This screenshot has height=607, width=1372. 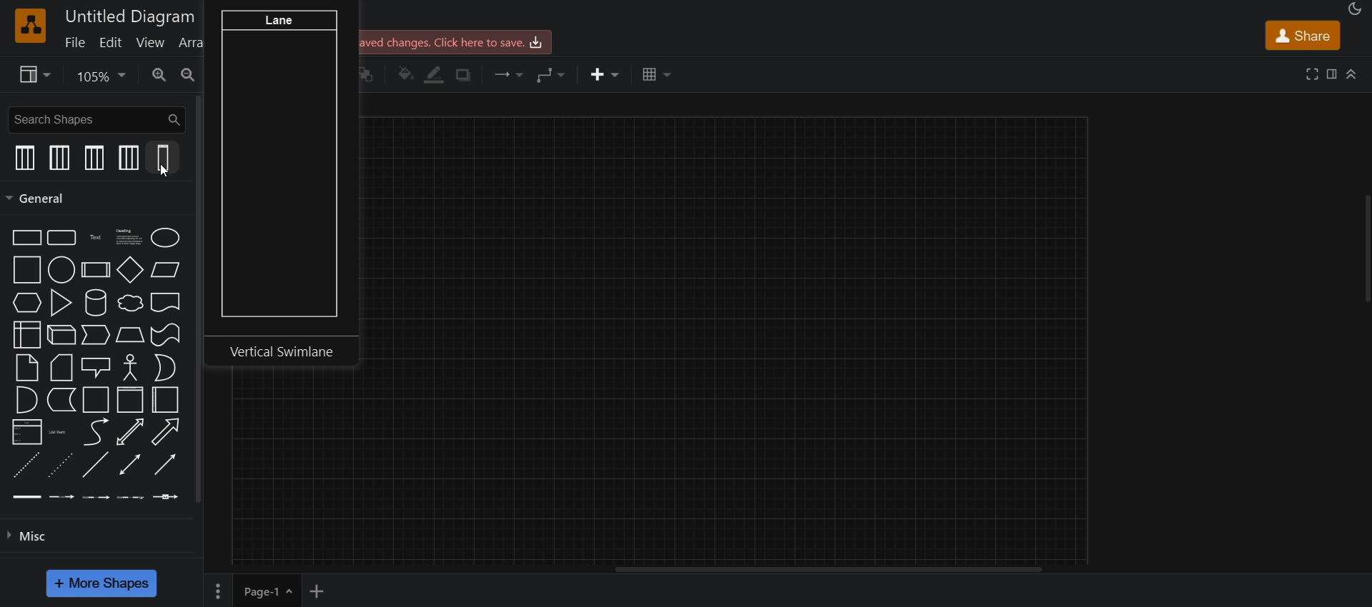 I want to click on text, so click(x=95, y=236).